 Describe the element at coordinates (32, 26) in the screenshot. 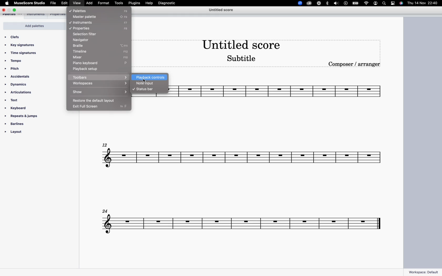

I see `add palettes` at that location.